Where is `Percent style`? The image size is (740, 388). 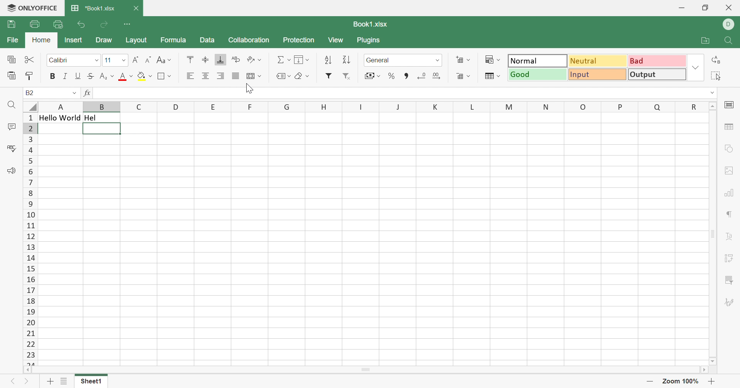 Percent style is located at coordinates (392, 76).